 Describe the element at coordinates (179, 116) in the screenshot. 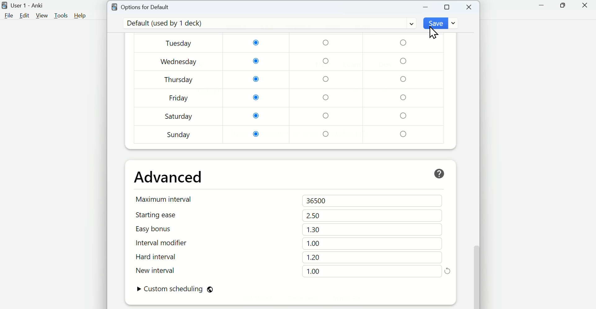

I see `Saturday` at that location.